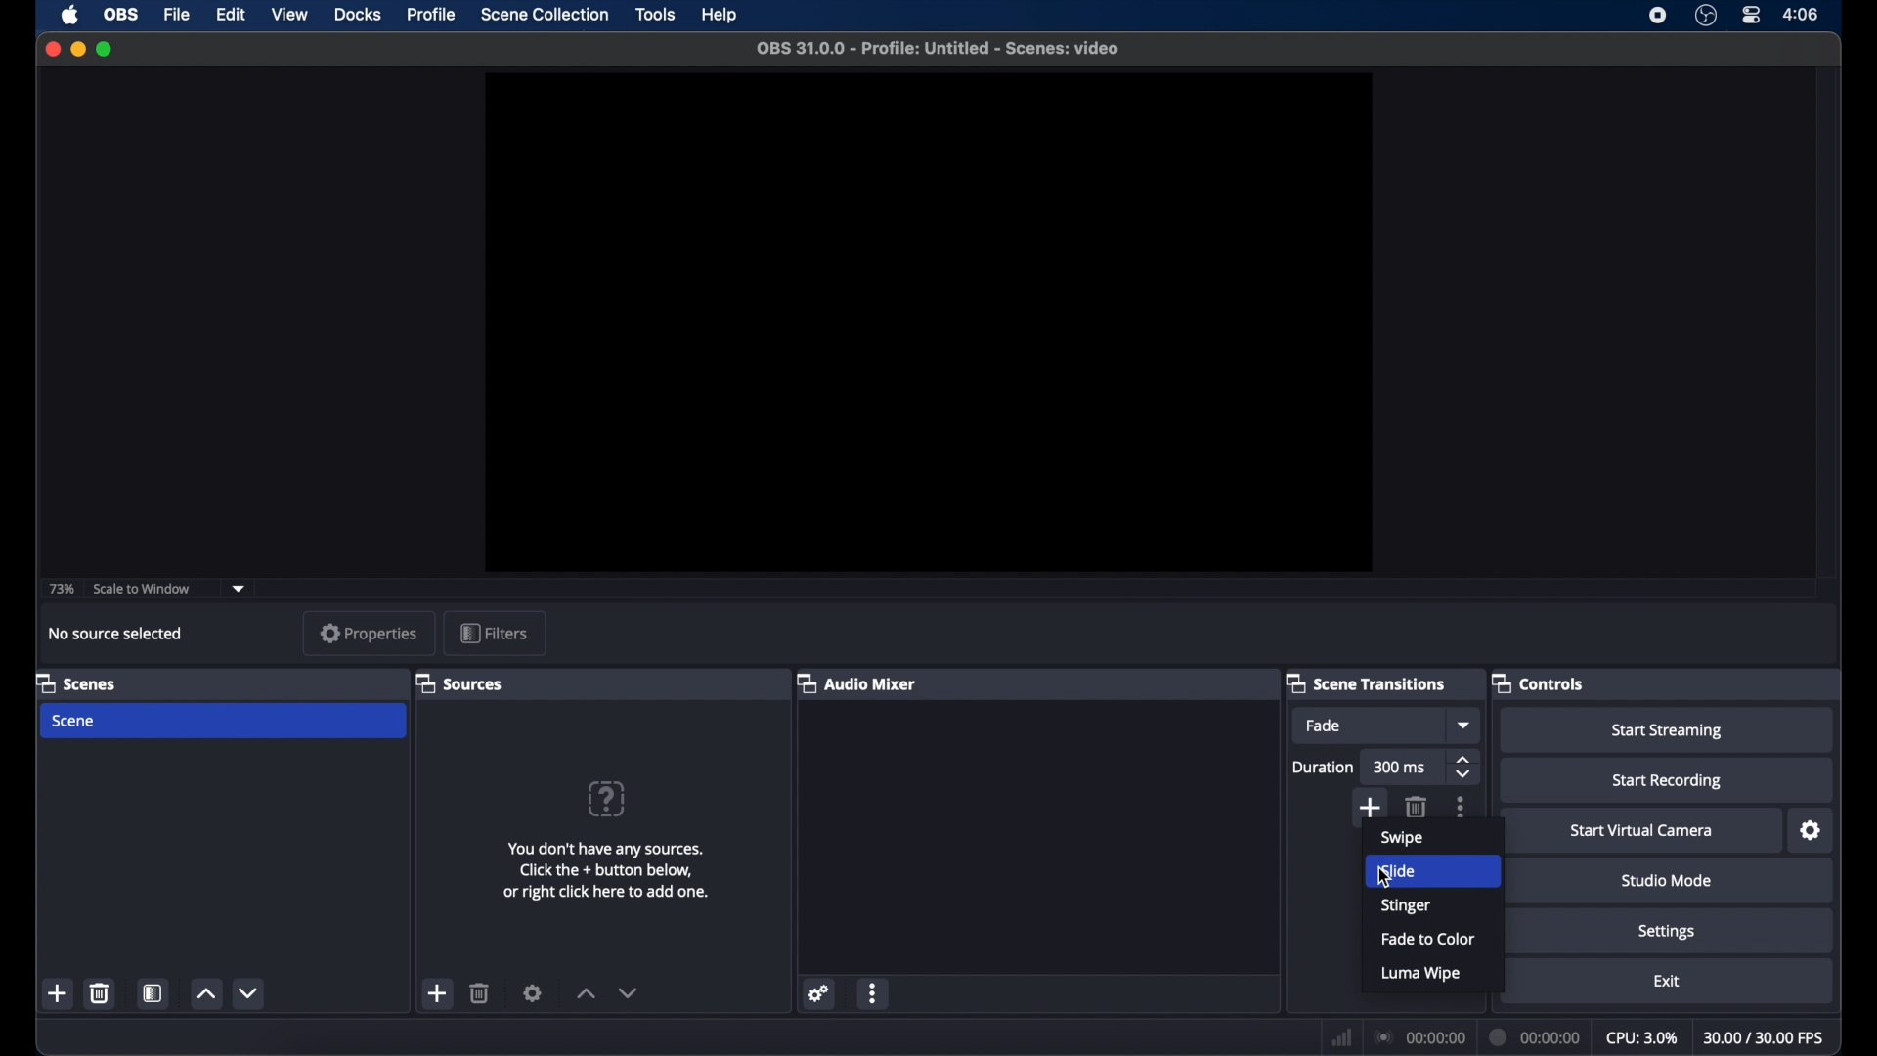  I want to click on scene filters, so click(153, 993).